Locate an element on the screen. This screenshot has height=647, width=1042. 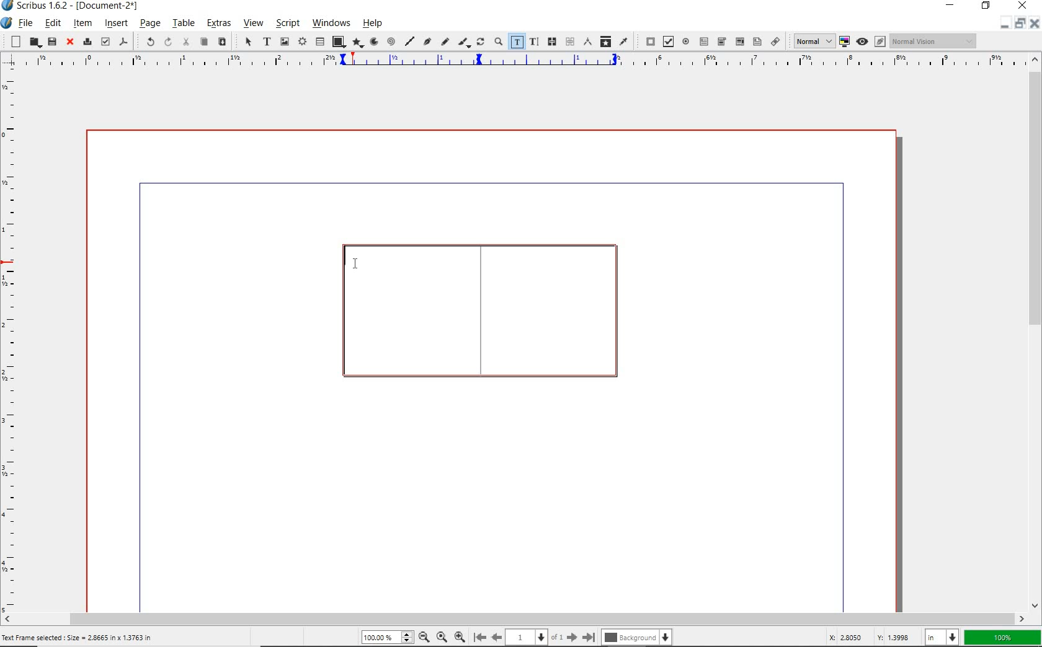
scrollbar is located at coordinates (514, 619).